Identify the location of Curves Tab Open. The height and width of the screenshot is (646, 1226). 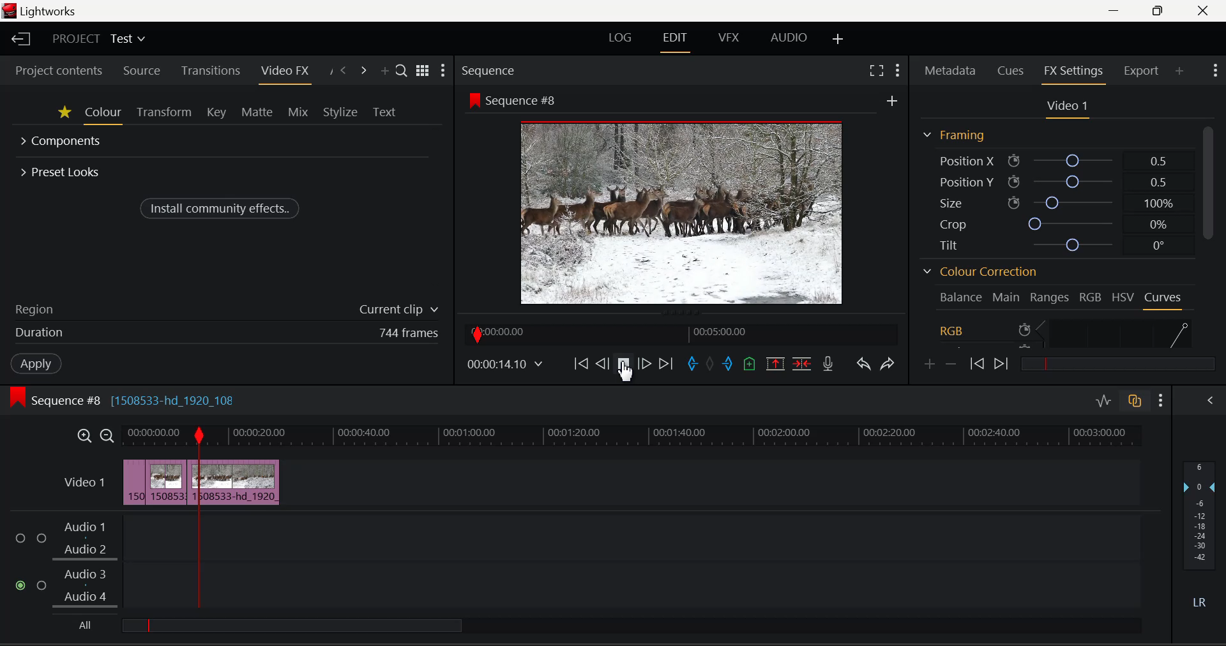
(1162, 299).